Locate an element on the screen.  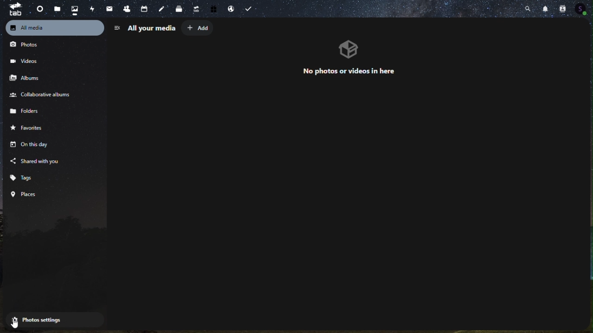
places is located at coordinates (25, 194).